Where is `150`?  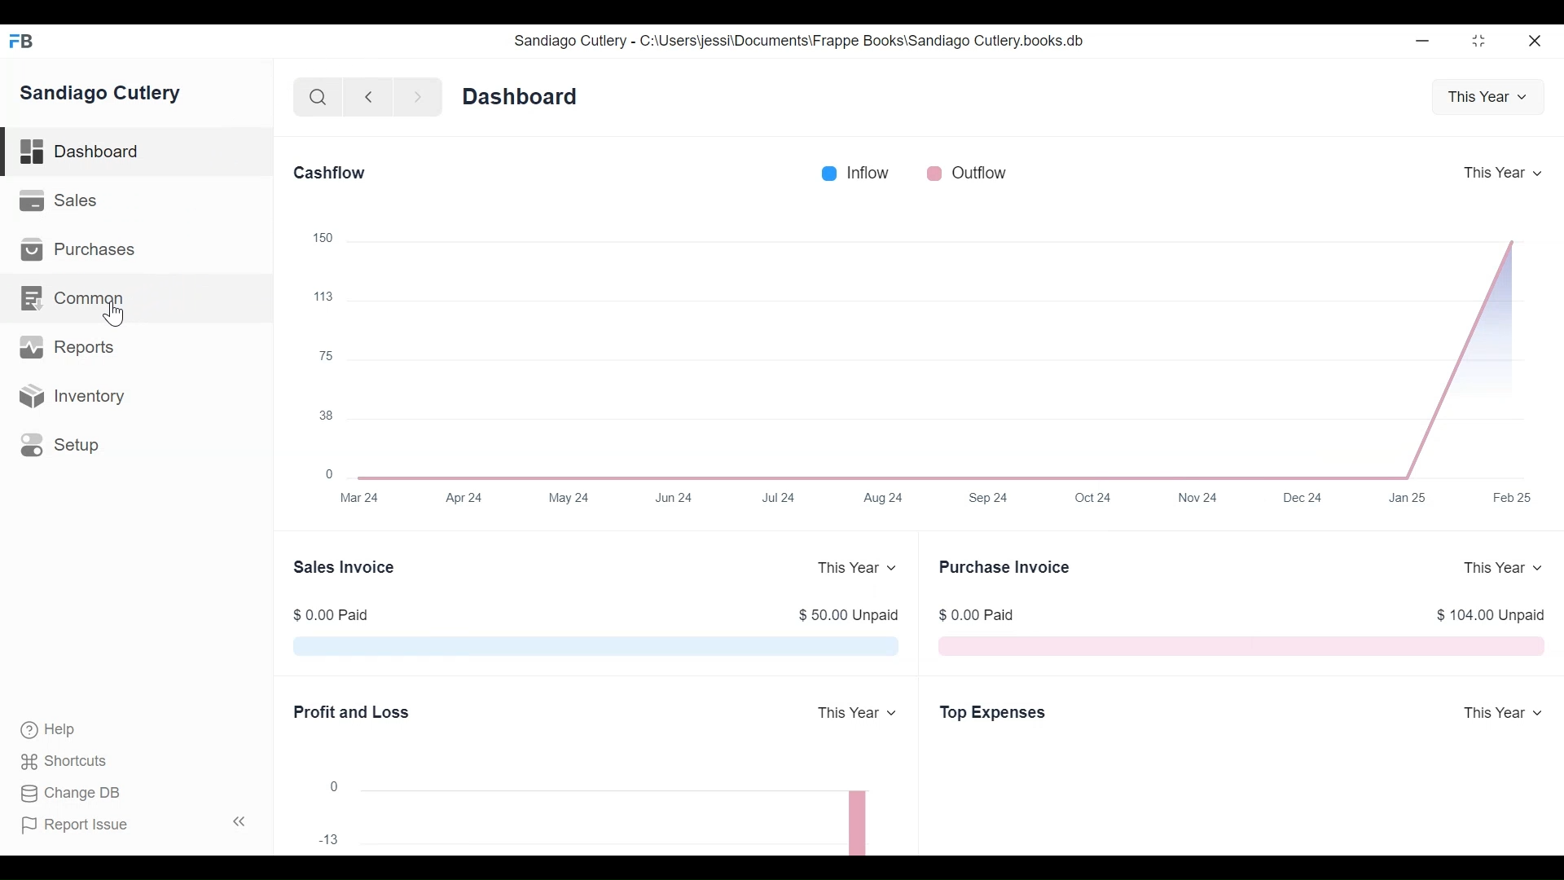
150 is located at coordinates (323, 237).